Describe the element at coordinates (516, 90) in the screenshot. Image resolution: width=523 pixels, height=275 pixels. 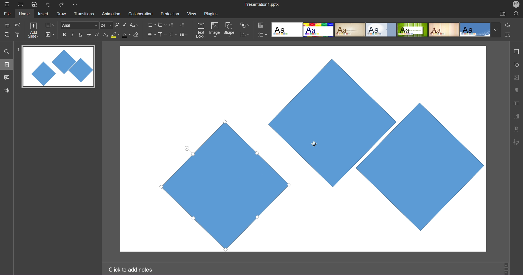
I see `Paragraph Settings` at that location.